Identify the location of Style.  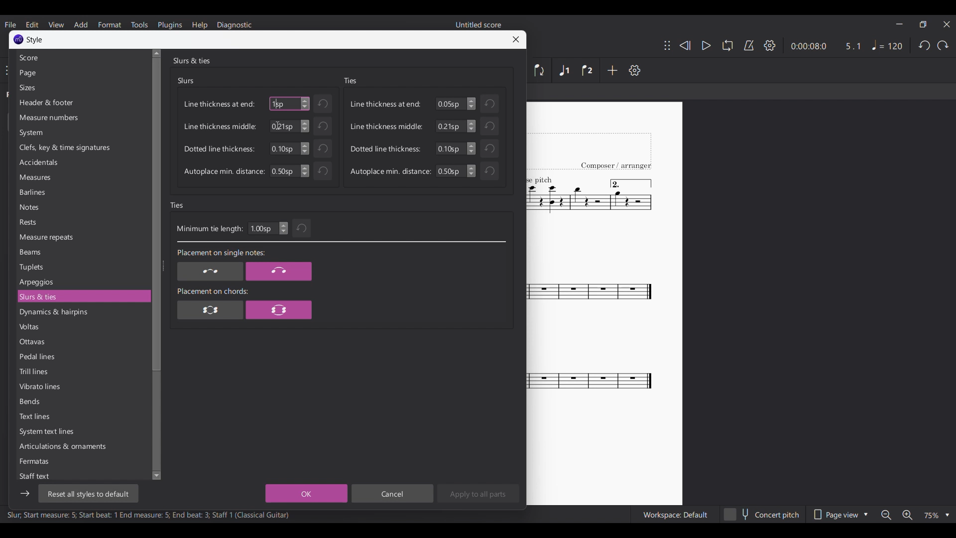
(35, 40).